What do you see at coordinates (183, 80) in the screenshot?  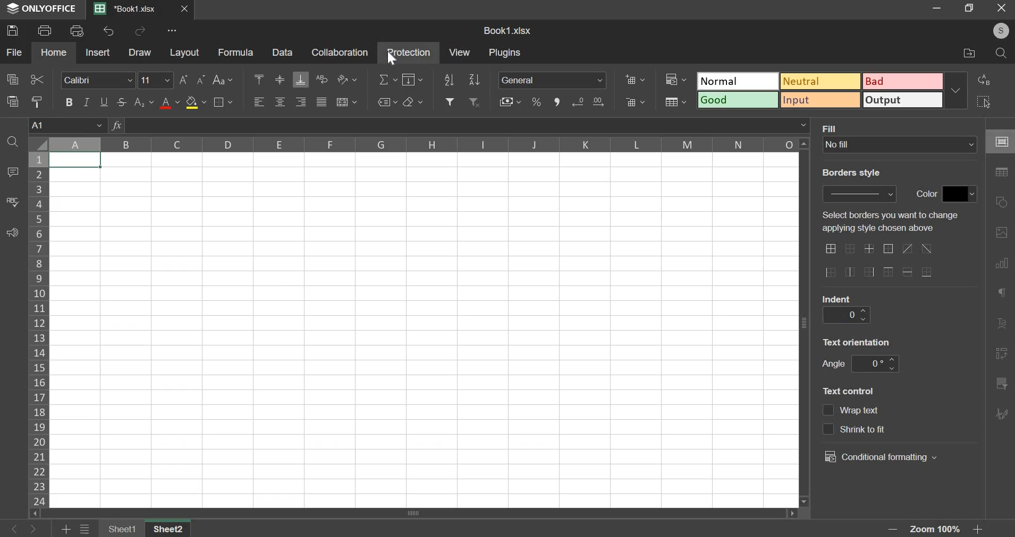 I see `change font size` at bounding box center [183, 80].